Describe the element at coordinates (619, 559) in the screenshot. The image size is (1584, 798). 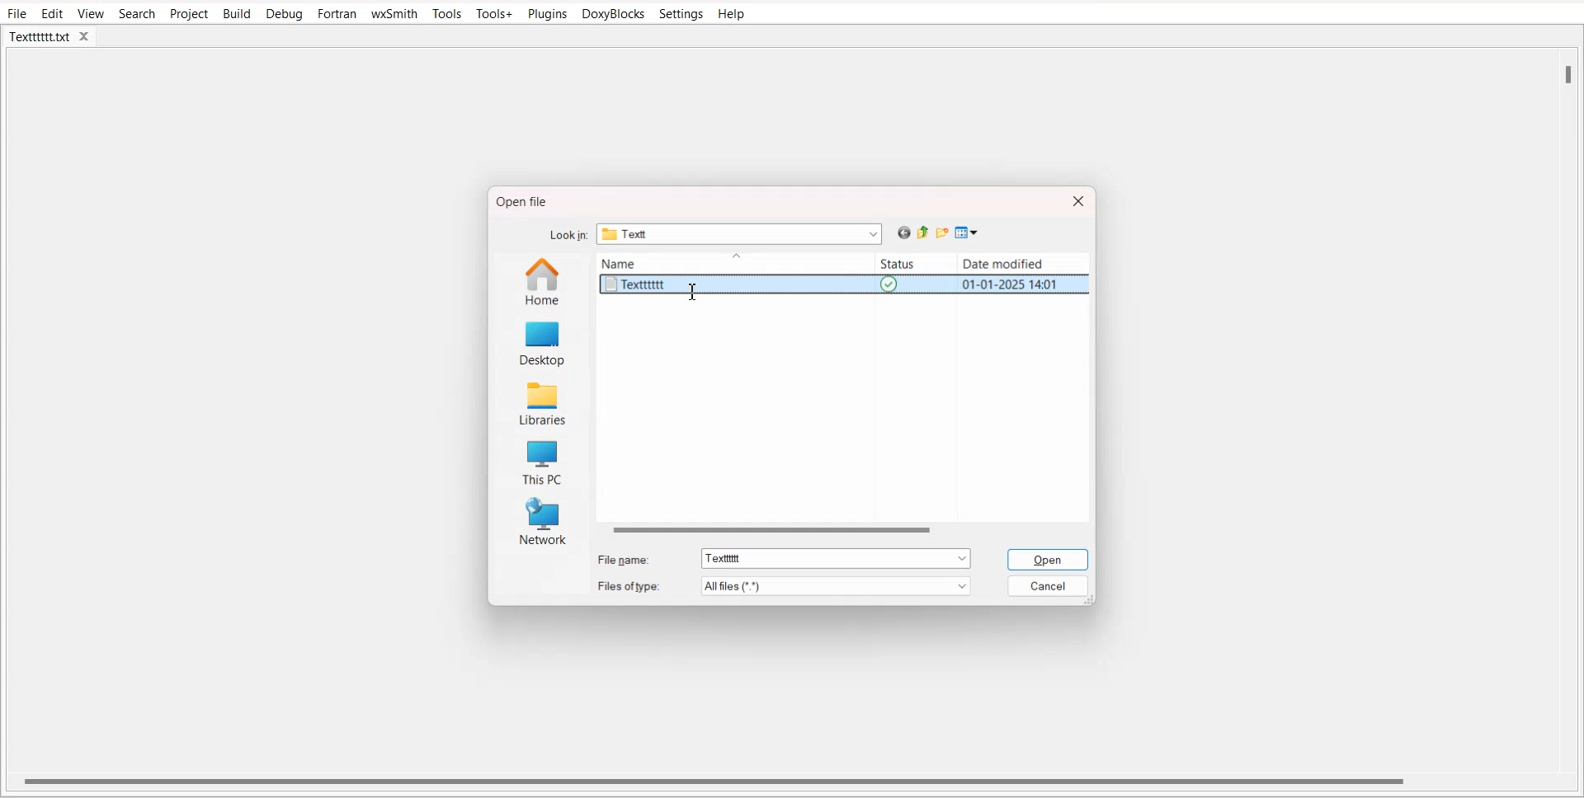
I see `File name` at that location.